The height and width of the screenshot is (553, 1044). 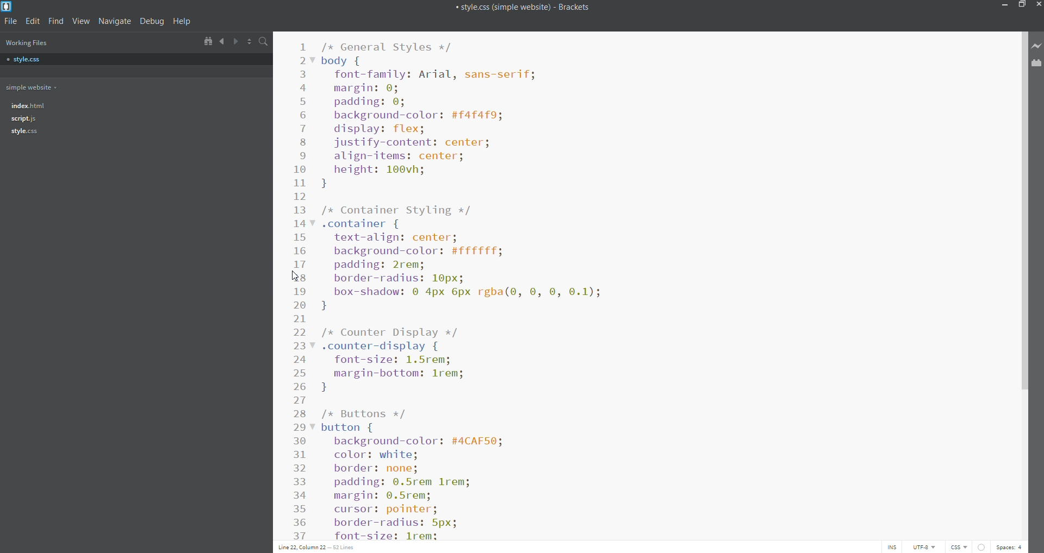 What do you see at coordinates (522, 7) in the screenshot?
I see `title bar of brackets` at bounding box center [522, 7].